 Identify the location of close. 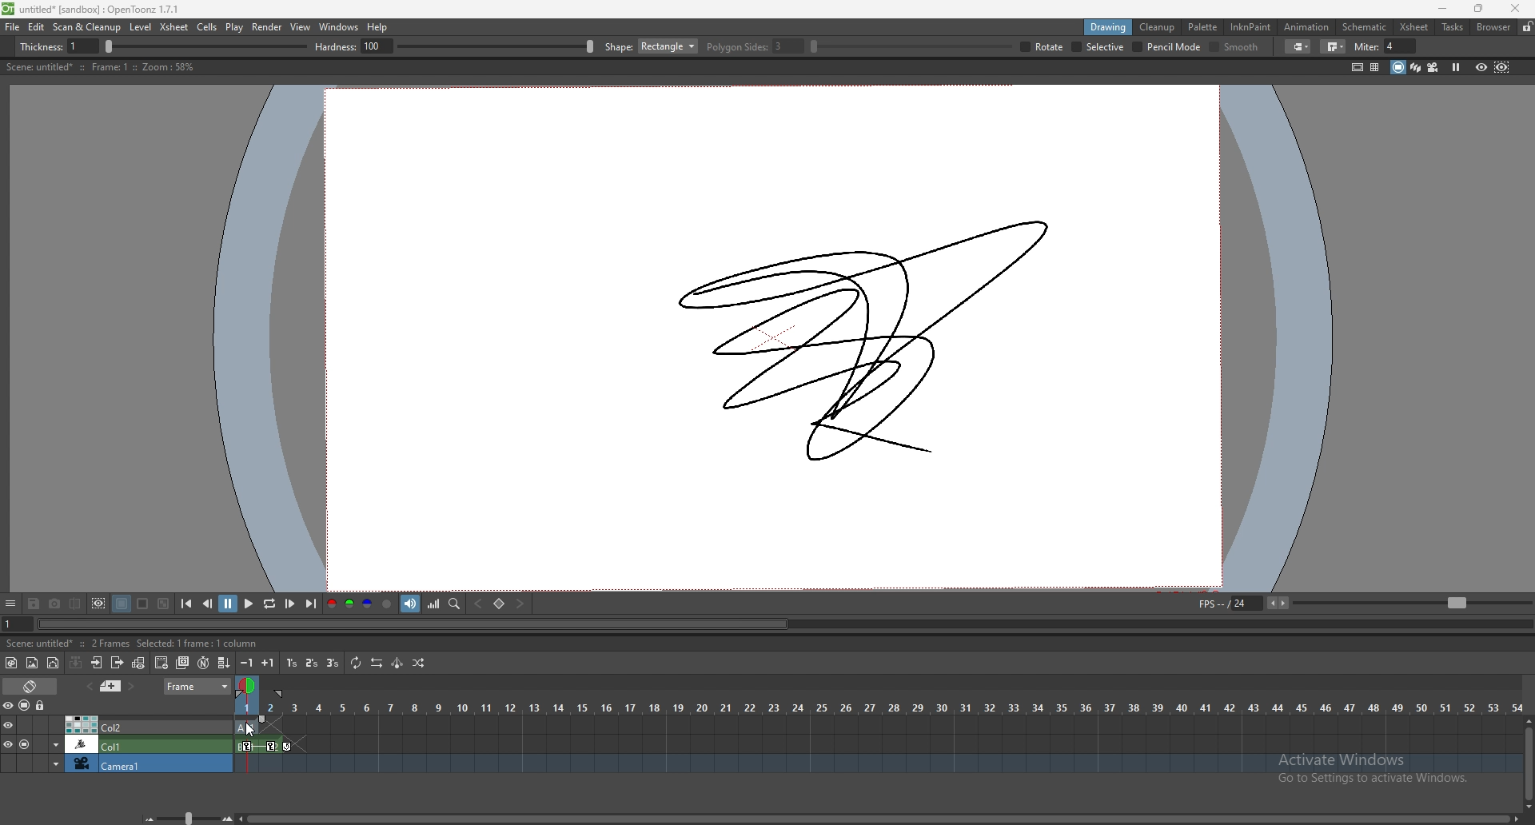
(1513, 8).